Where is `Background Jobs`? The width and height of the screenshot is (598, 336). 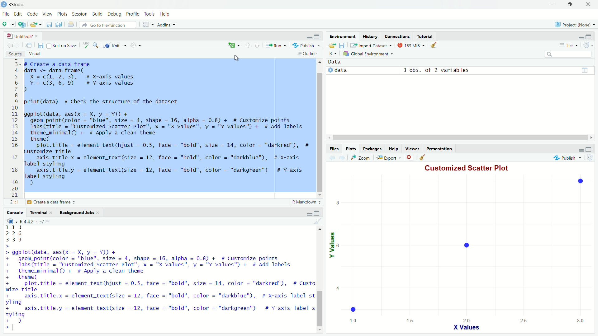 Background Jobs is located at coordinates (79, 213).